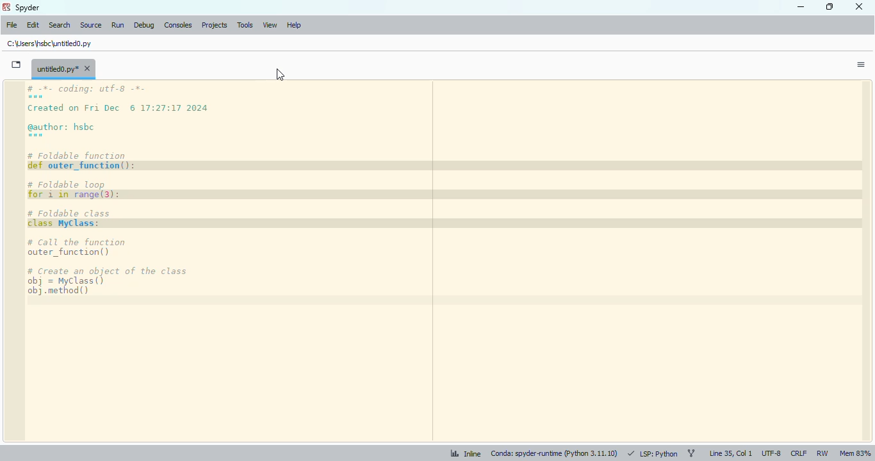 This screenshot has width=875, height=461. Describe the element at coordinates (798, 453) in the screenshot. I see `CRLF` at that location.